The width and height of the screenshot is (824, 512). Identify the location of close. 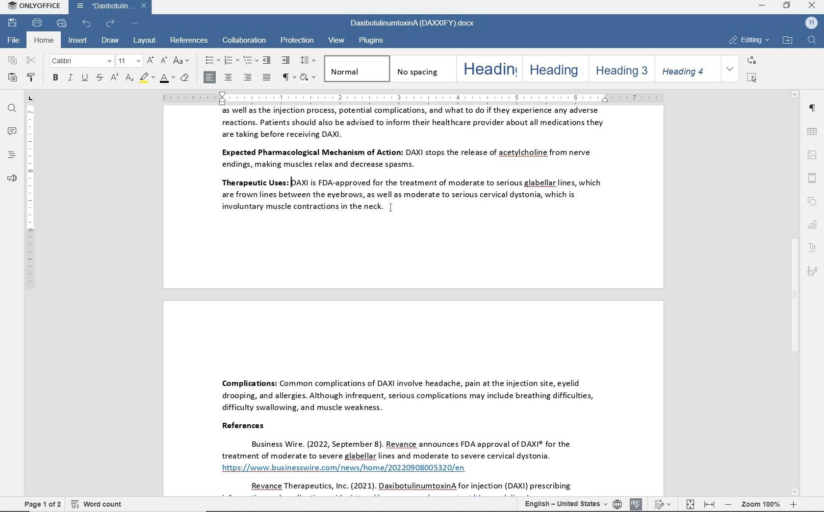
(813, 5).